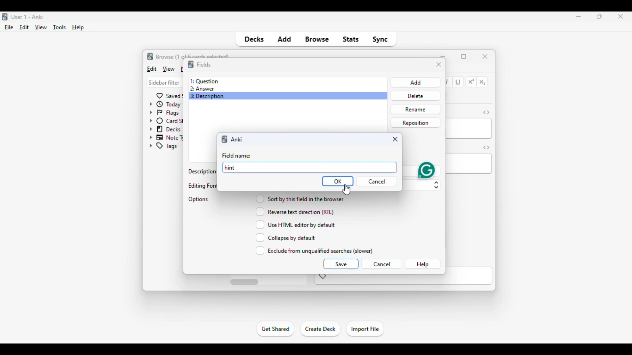 The height and width of the screenshot is (355, 632). Describe the element at coordinates (365, 329) in the screenshot. I see `import file` at that location.